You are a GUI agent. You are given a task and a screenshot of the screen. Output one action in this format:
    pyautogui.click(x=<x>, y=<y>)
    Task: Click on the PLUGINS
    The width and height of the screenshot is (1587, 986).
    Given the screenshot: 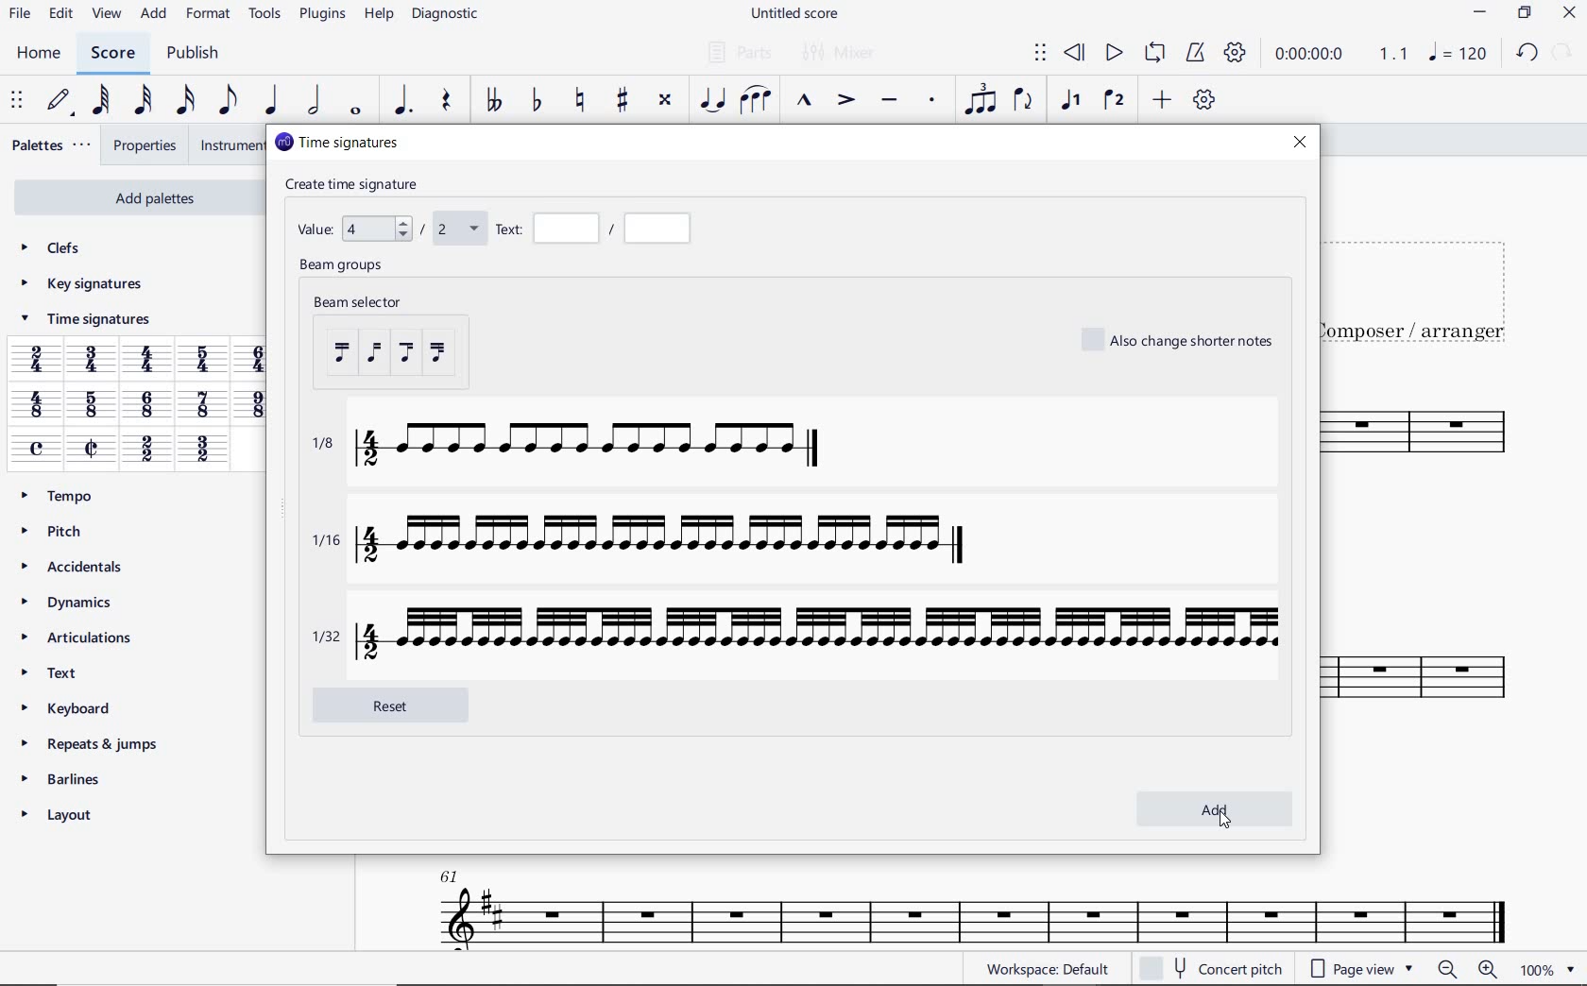 What is the action you would take?
    pyautogui.click(x=319, y=16)
    